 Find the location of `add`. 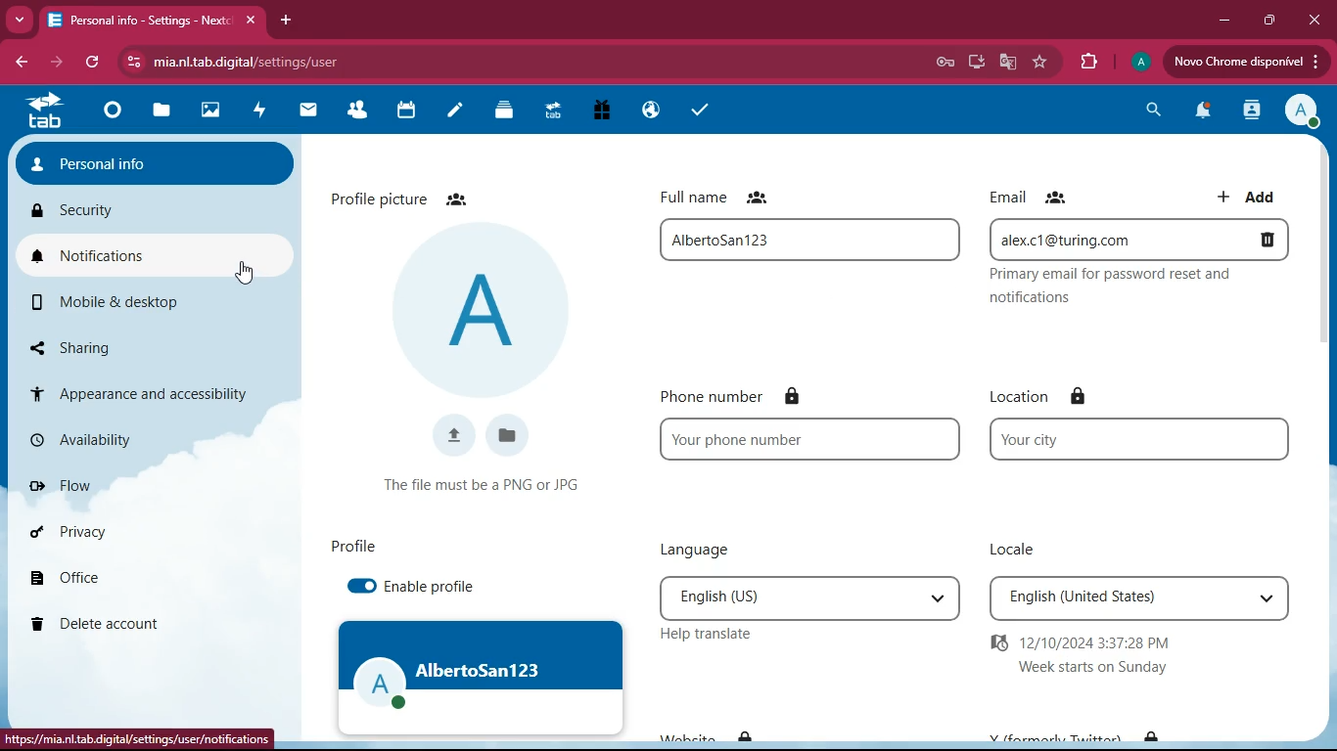

add is located at coordinates (1254, 196).